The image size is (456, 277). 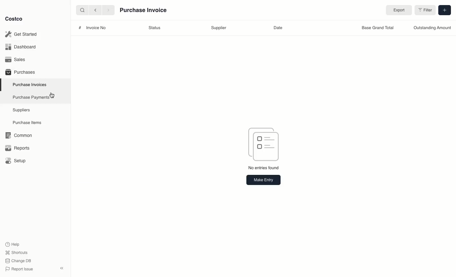 What do you see at coordinates (61, 268) in the screenshot?
I see `collapse` at bounding box center [61, 268].